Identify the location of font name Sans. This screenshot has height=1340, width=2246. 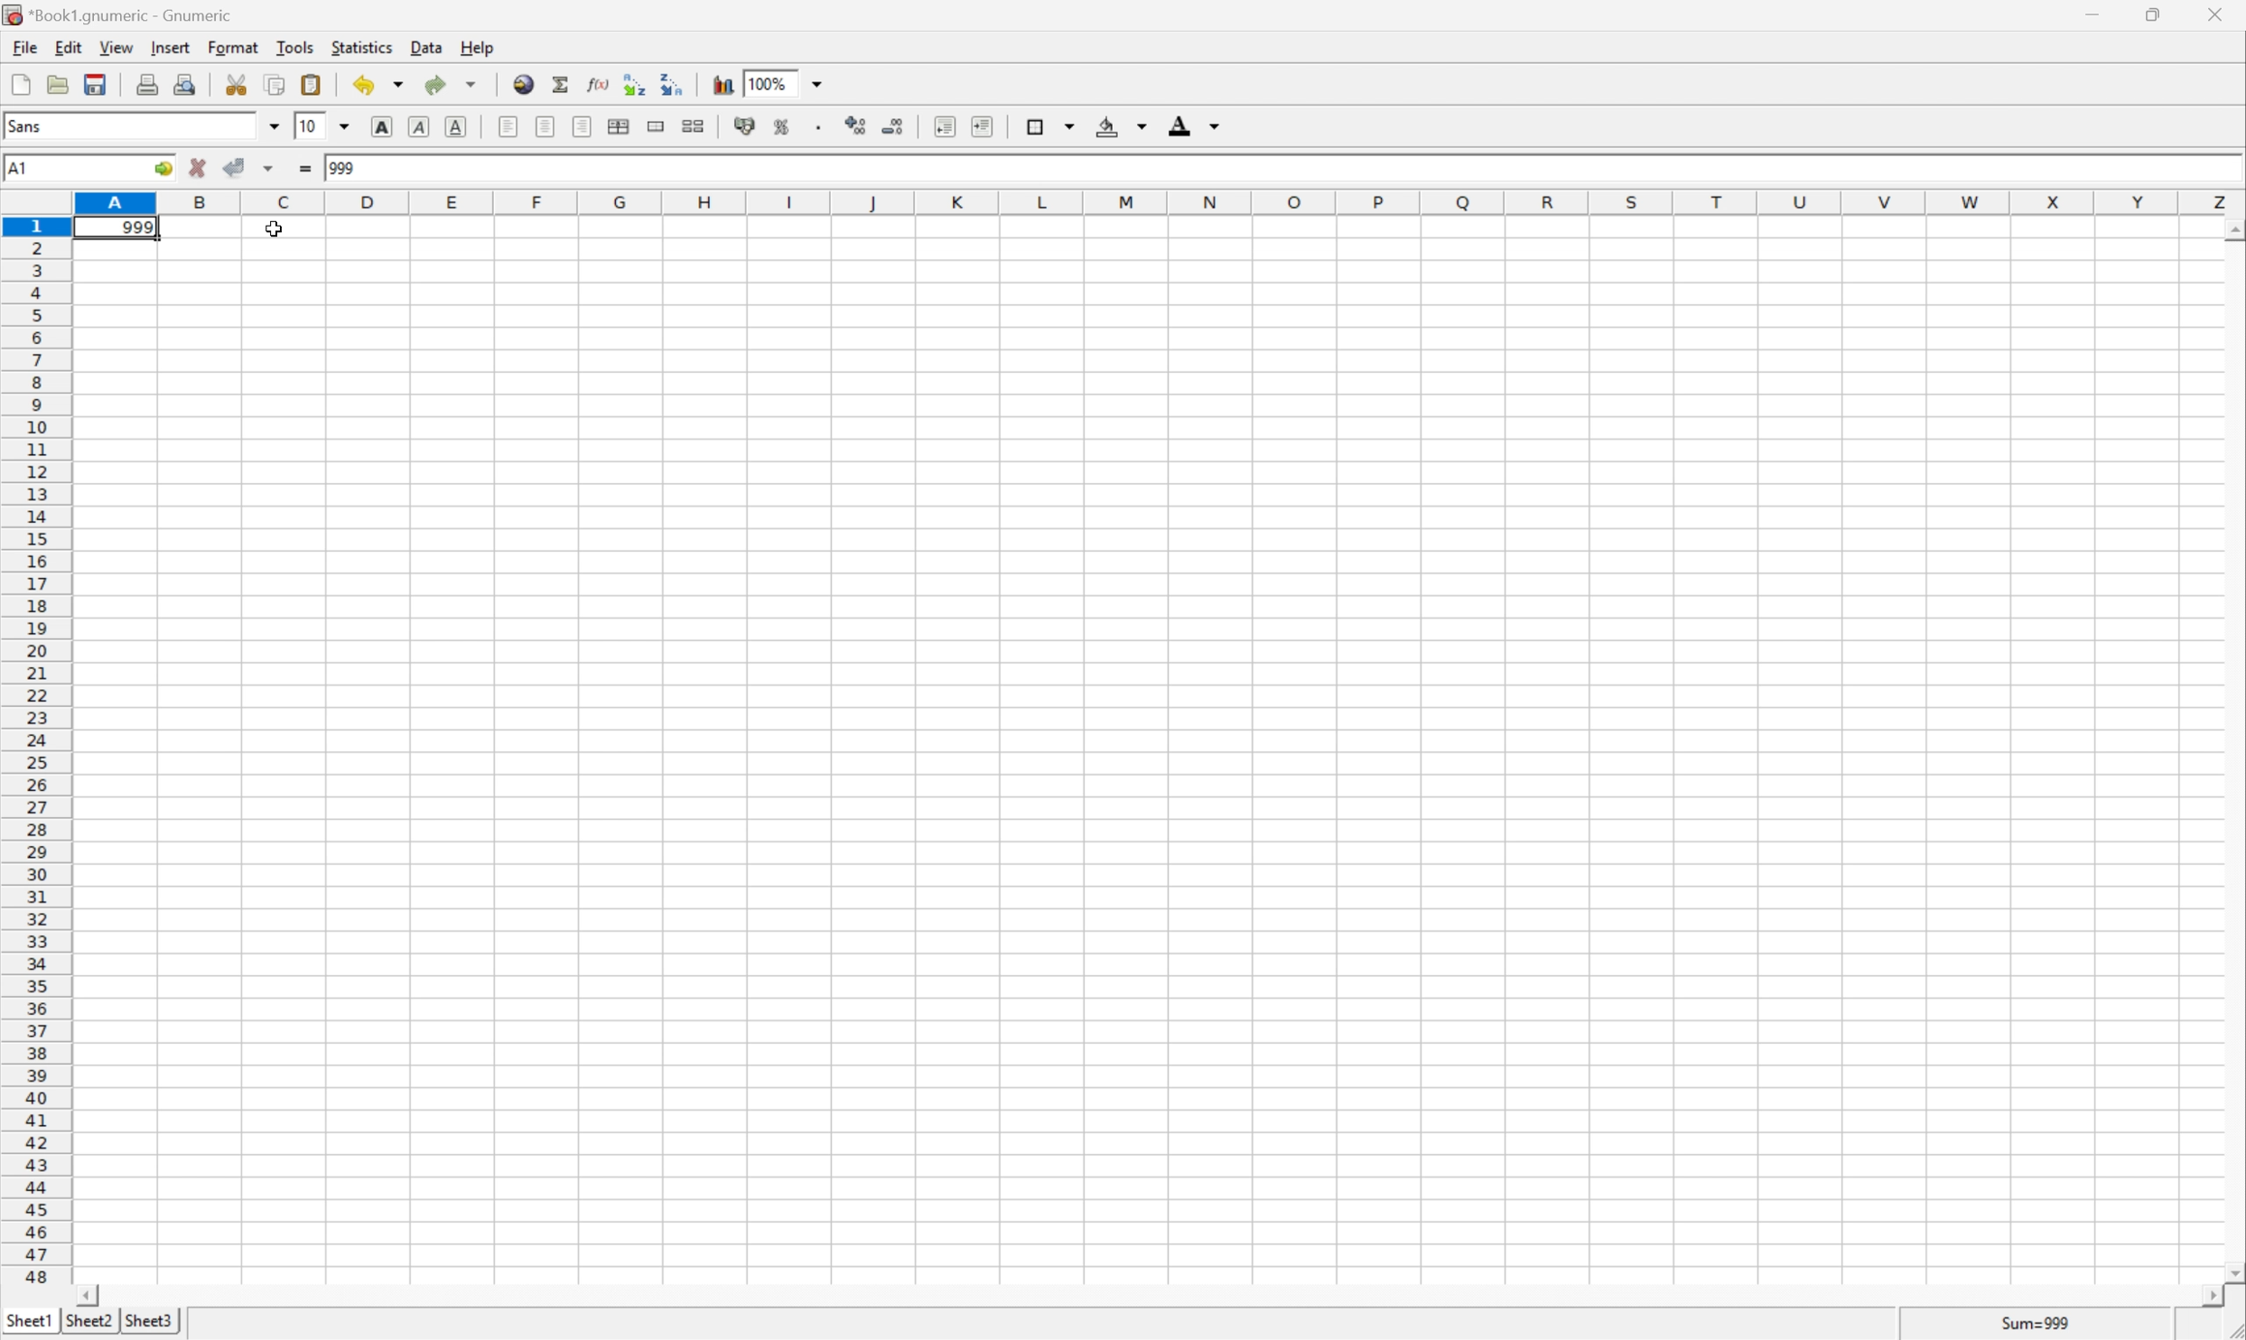
(147, 126).